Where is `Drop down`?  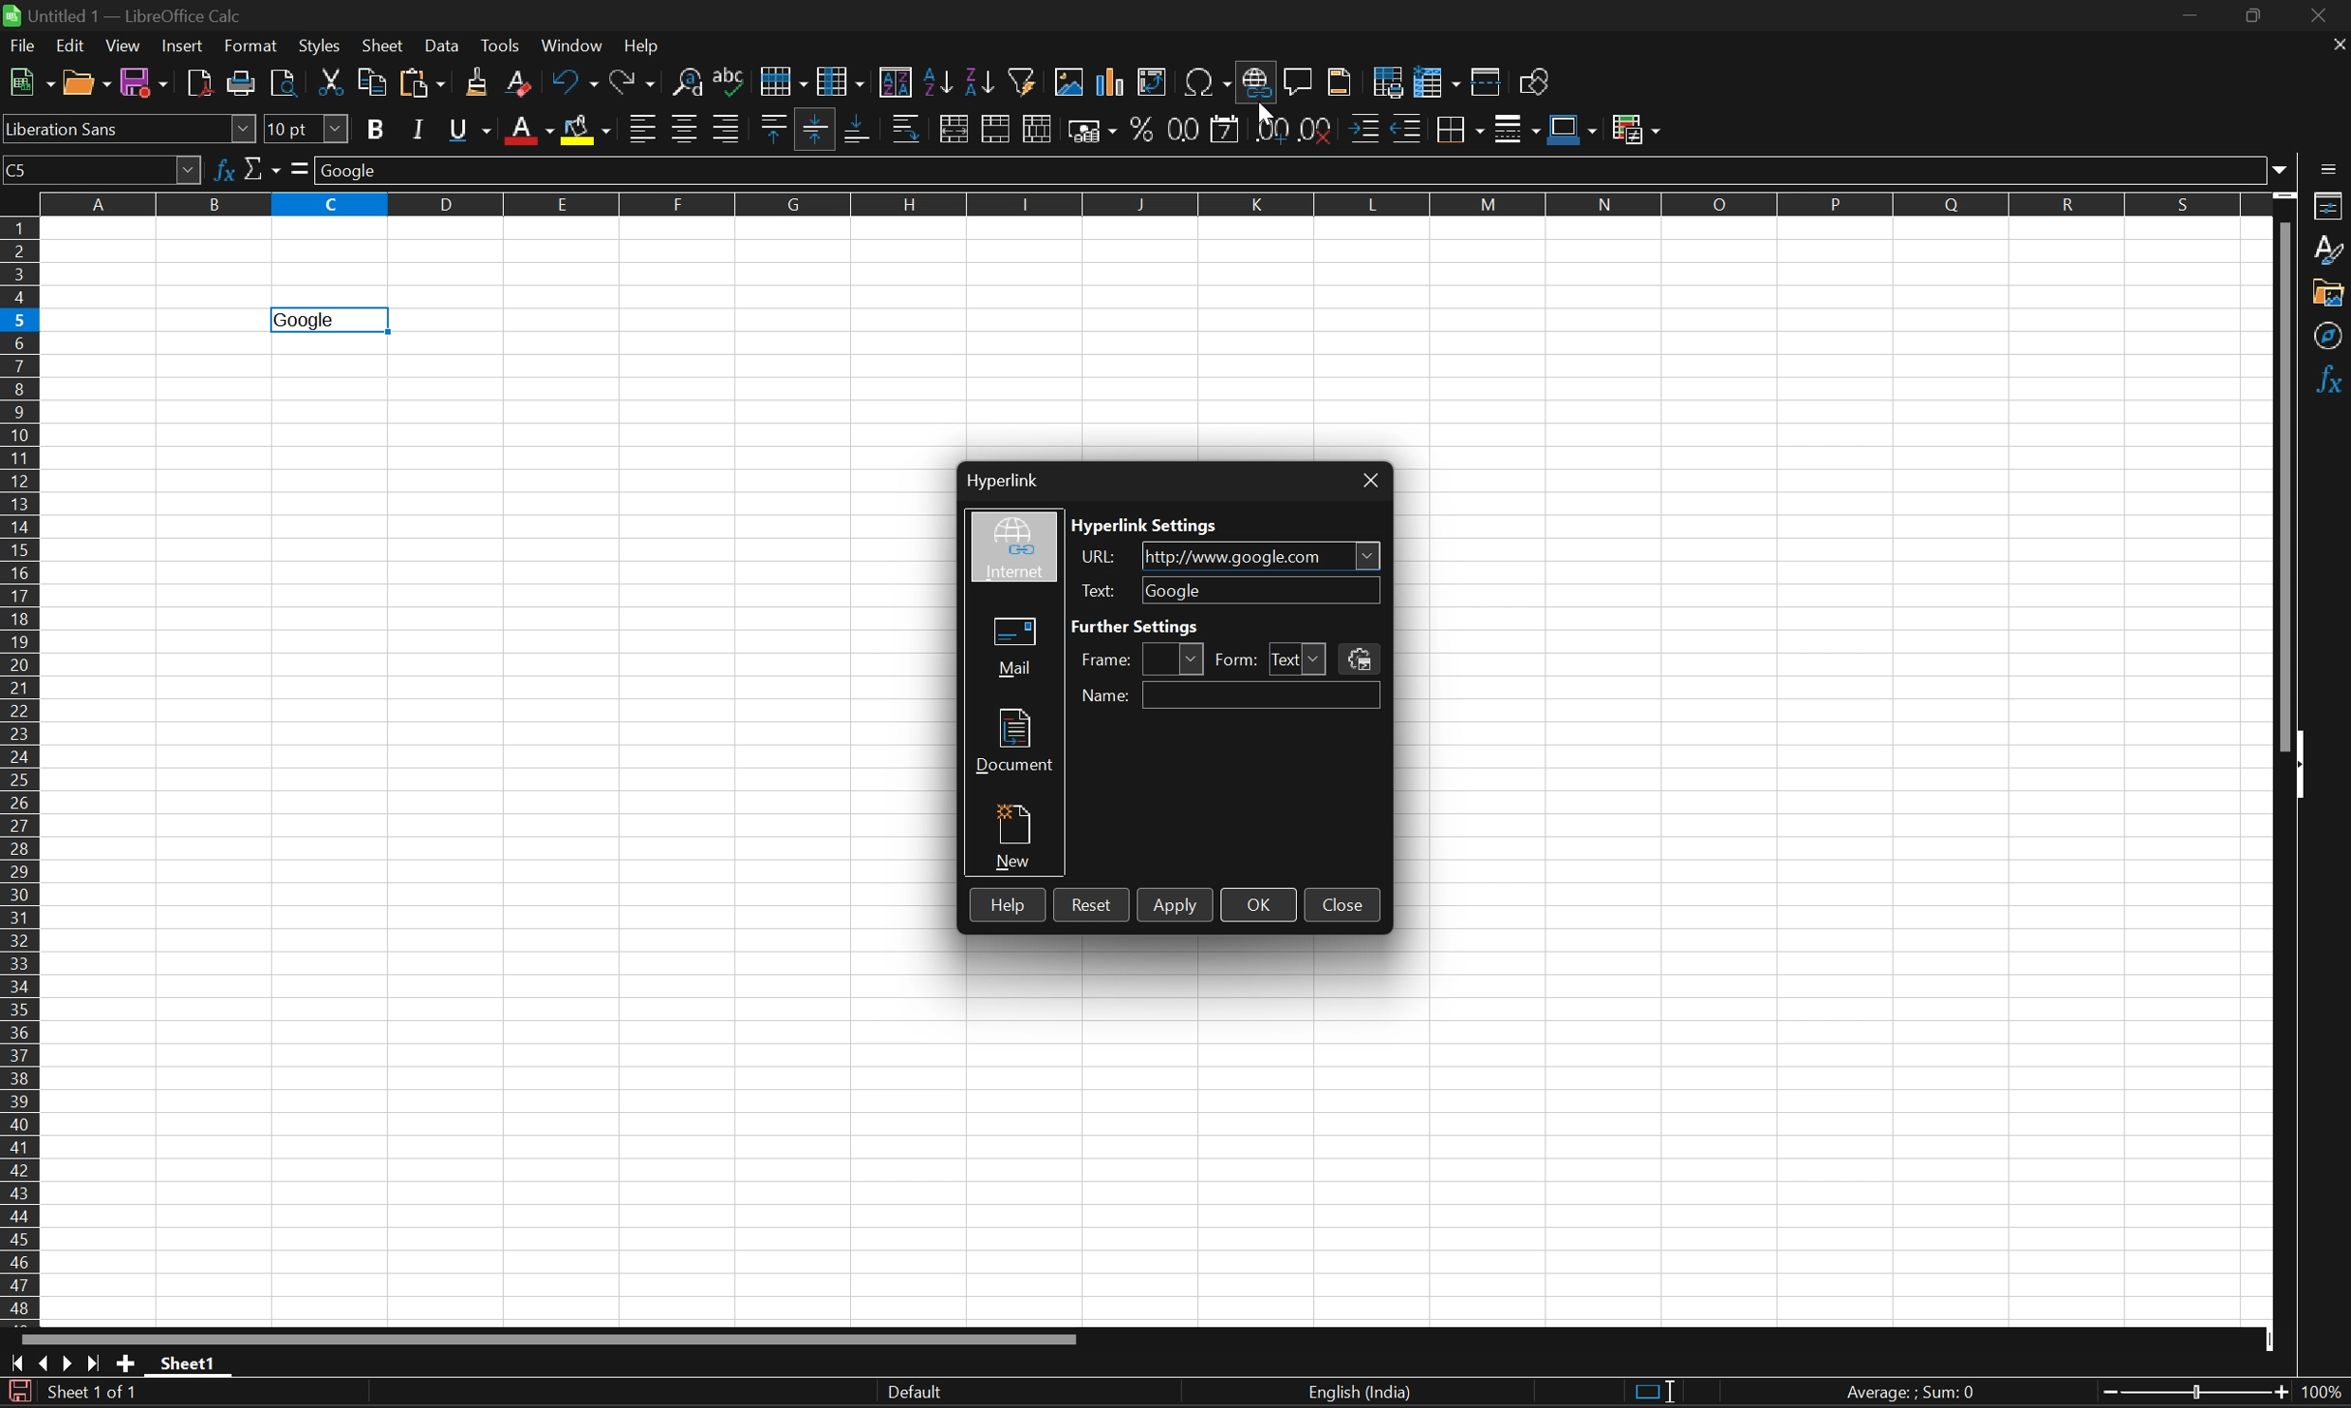 Drop down is located at coordinates (1195, 658).